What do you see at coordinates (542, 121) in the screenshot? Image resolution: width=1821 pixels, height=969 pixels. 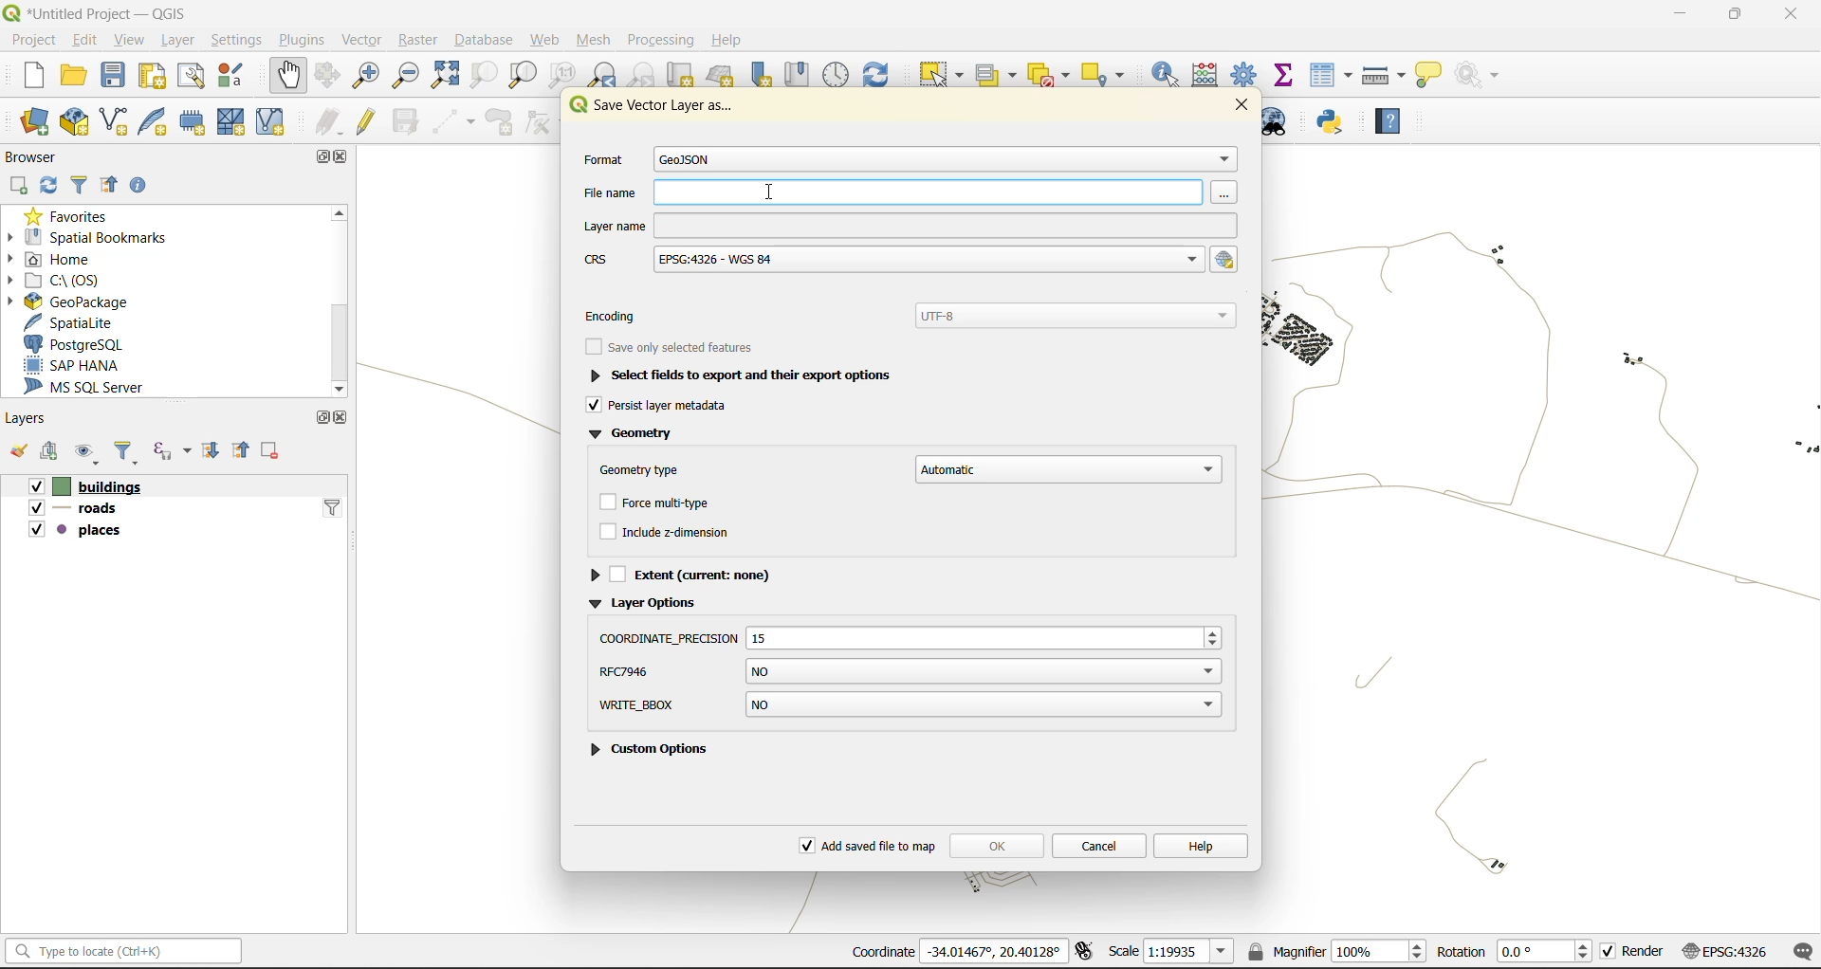 I see `vertex tools` at bounding box center [542, 121].